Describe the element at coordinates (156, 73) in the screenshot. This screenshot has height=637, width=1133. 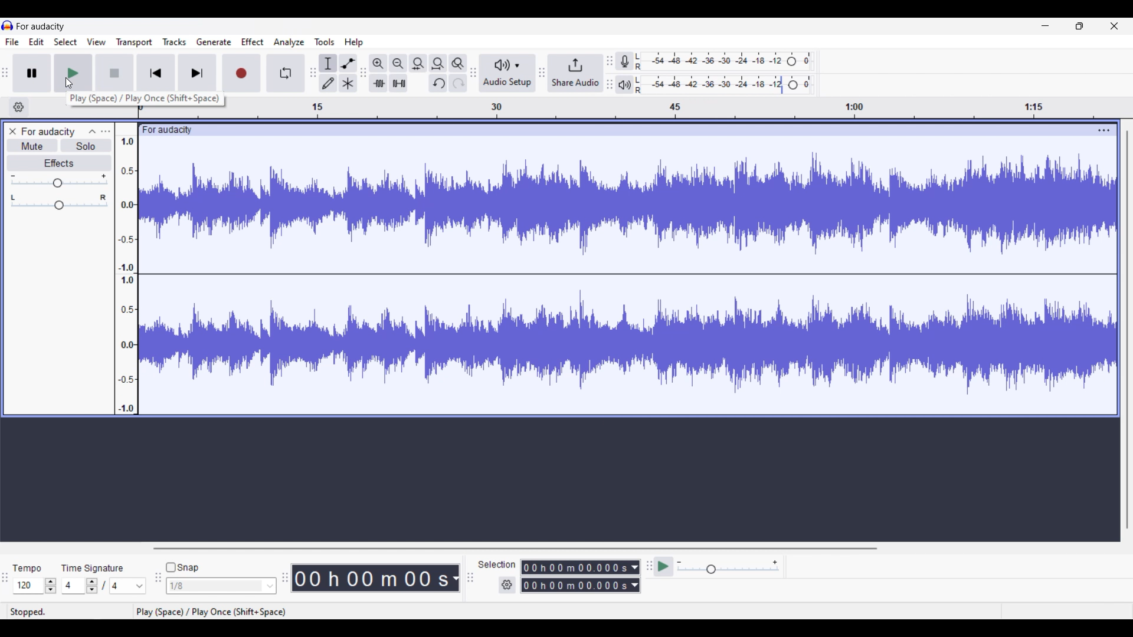
I see `Skip/Select to start` at that location.